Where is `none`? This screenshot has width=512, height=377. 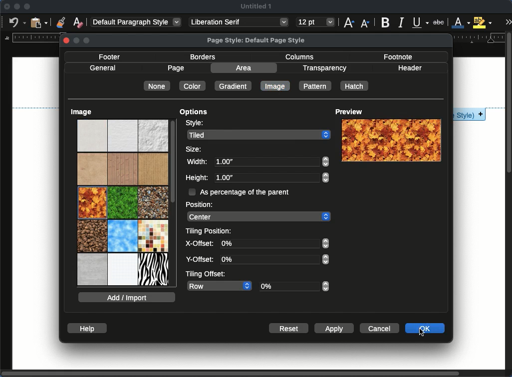
none is located at coordinates (158, 85).